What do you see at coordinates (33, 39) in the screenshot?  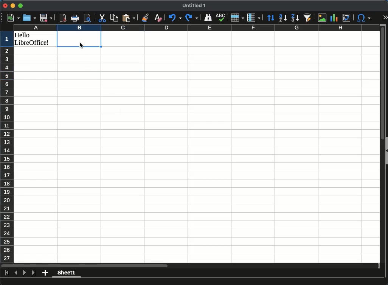 I see `hello libreoffice!` at bounding box center [33, 39].